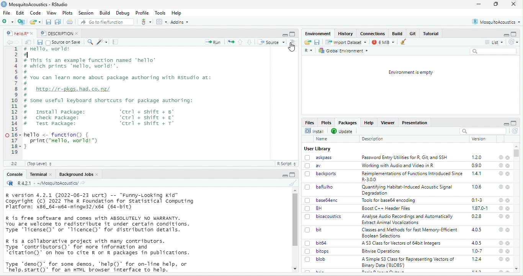 This screenshot has height=276, width=523. What do you see at coordinates (91, 42) in the screenshot?
I see `find` at bounding box center [91, 42].